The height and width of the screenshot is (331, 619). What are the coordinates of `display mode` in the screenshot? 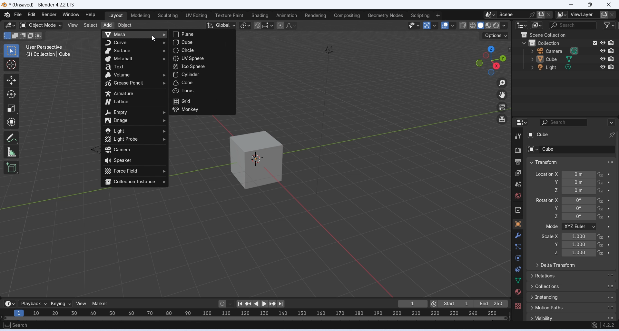 It's located at (537, 25).